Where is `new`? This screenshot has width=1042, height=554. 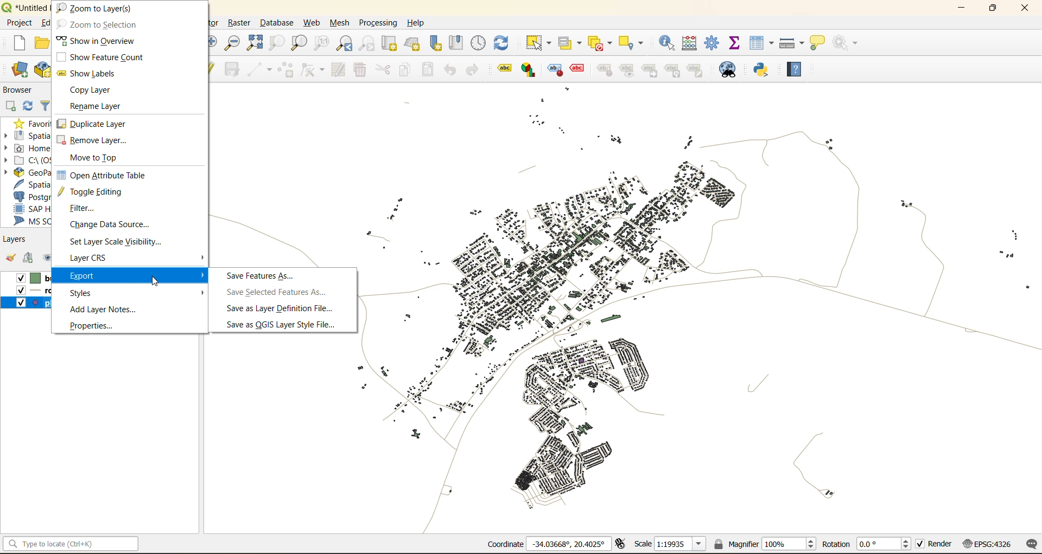
new is located at coordinates (20, 43).